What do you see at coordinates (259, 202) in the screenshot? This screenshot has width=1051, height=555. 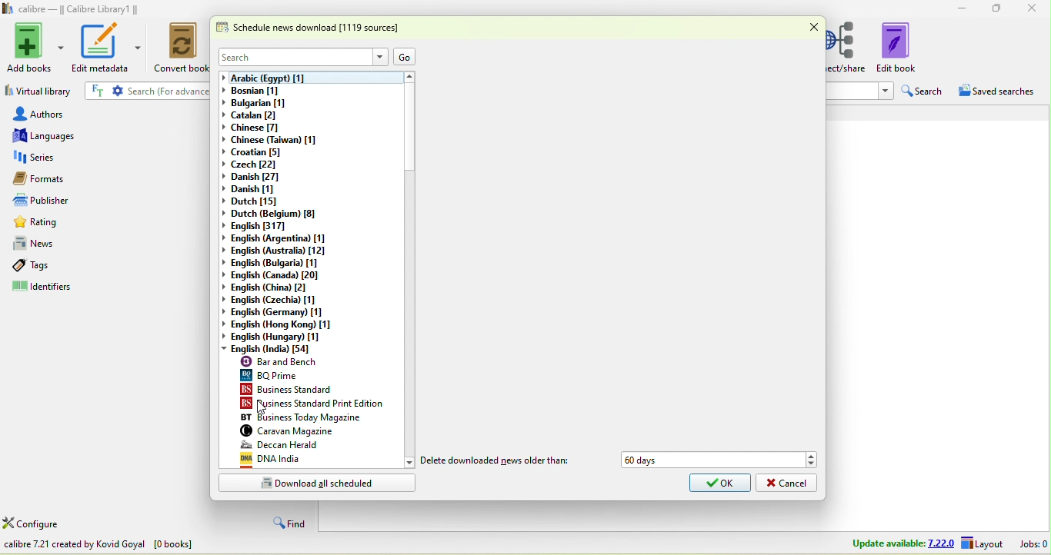 I see `dutch[15]` at bounding box center [259, 202].